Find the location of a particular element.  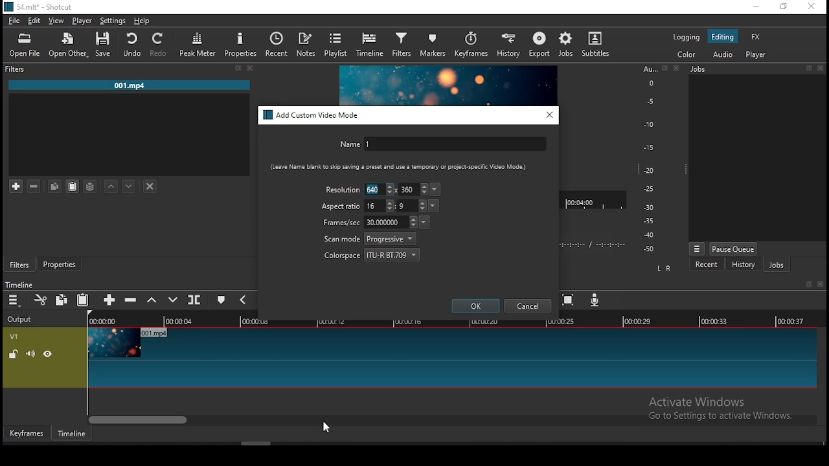

remove selected filters is located at coordinates (34, 186).